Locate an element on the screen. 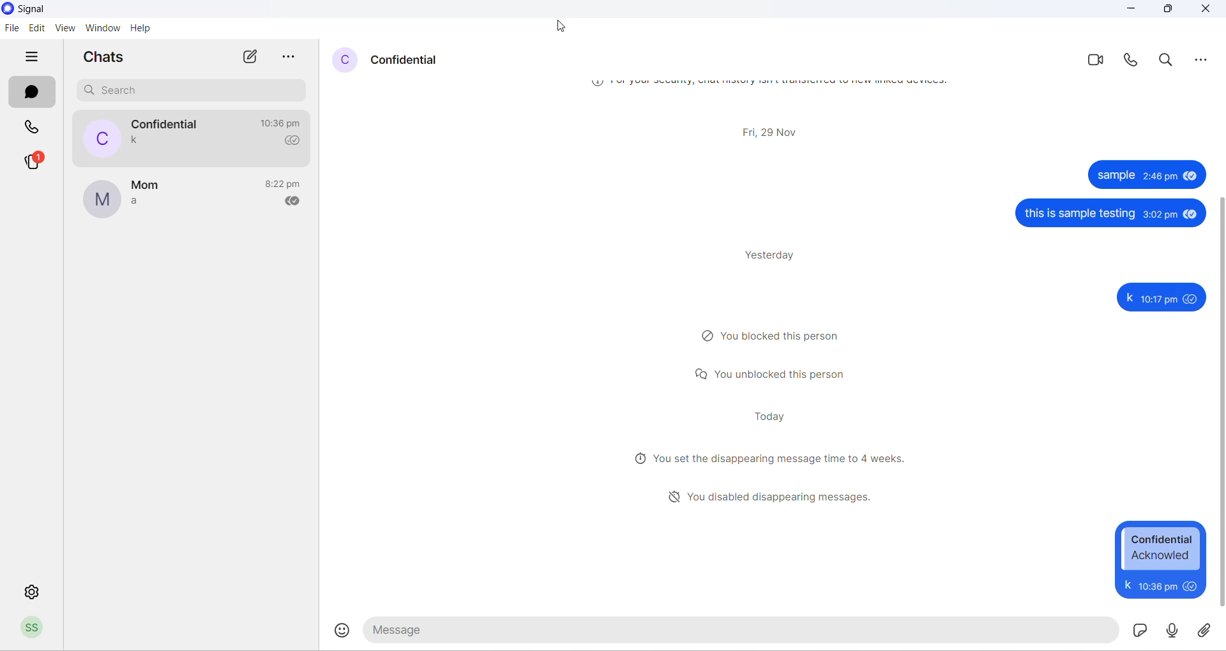 The width and height of the screenshot is (1226, 651). scroll bar is located at coordinates (1218, 403).